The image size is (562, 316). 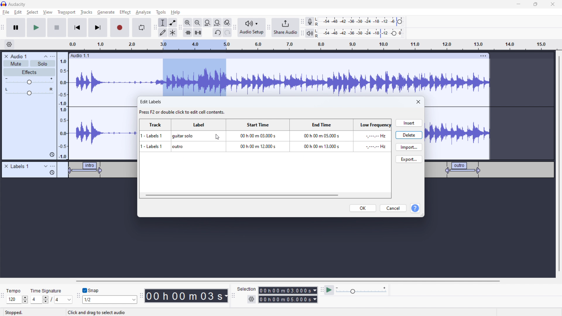 I want to click on solo, so click(x=43, y=63).